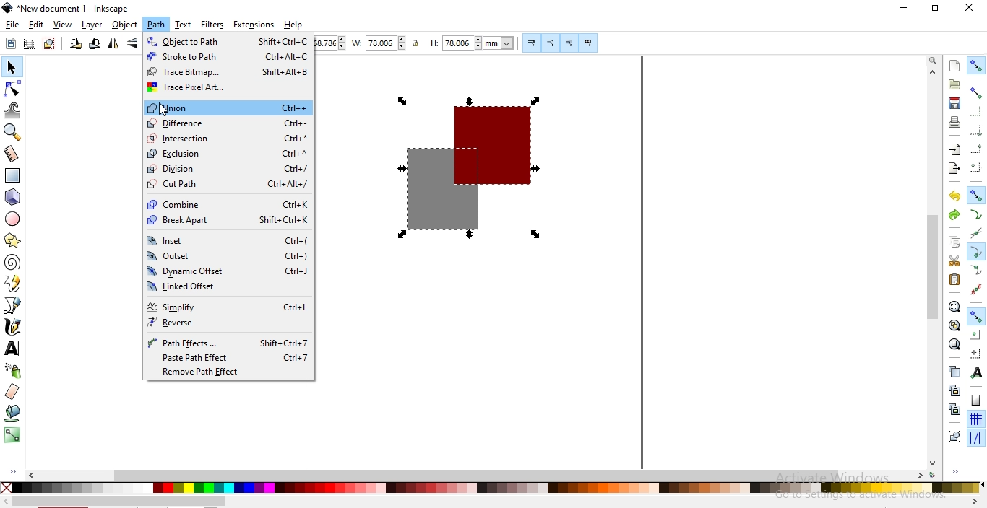 The width and height of the screenshot is (987, 508). What do you see at coordinates (228, 108) in the screenshot?
I see `union` at bounding box center [228, 108].